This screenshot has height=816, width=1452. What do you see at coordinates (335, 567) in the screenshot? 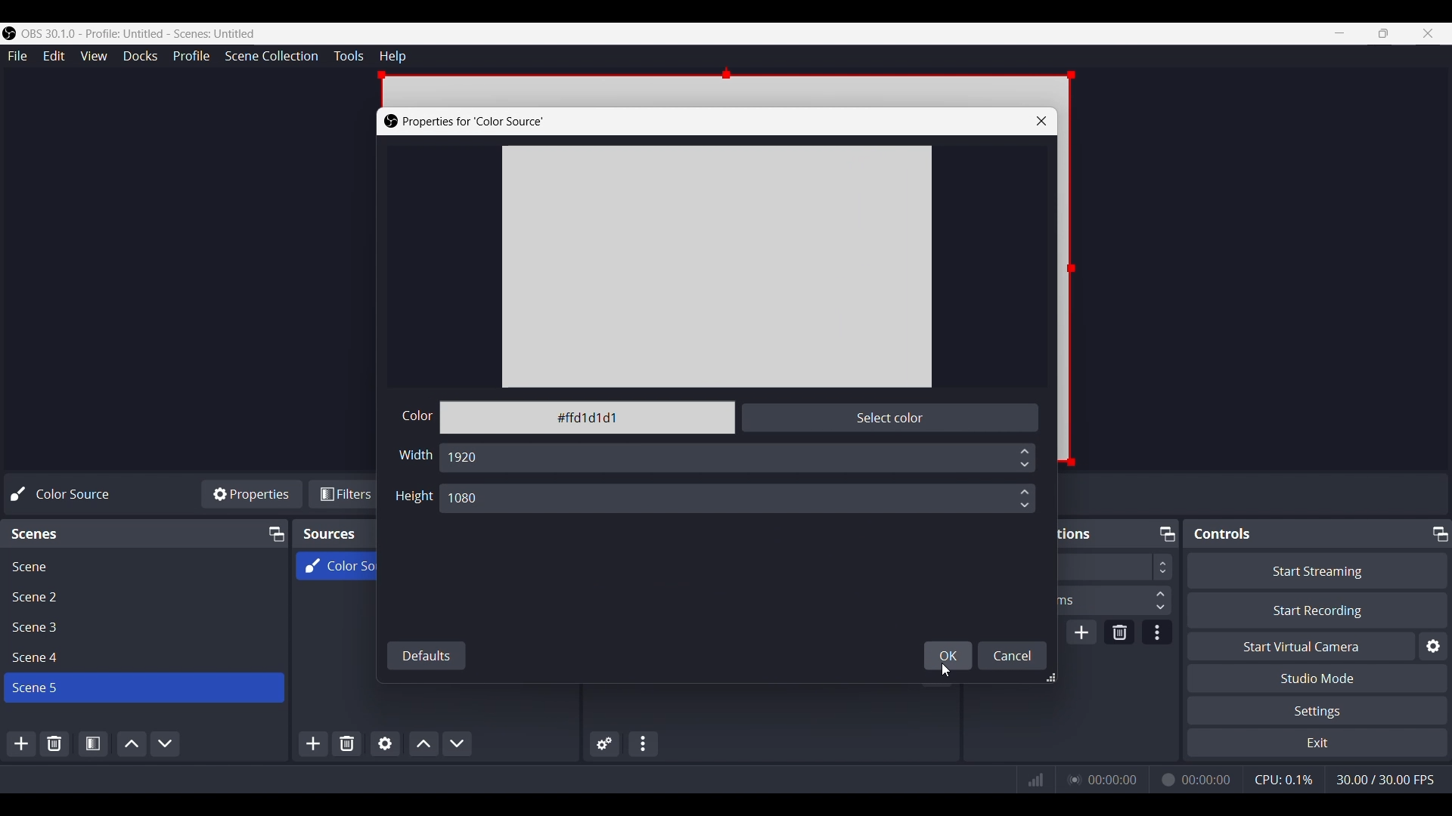
I see `Color source` at bounding box center [335, 567].